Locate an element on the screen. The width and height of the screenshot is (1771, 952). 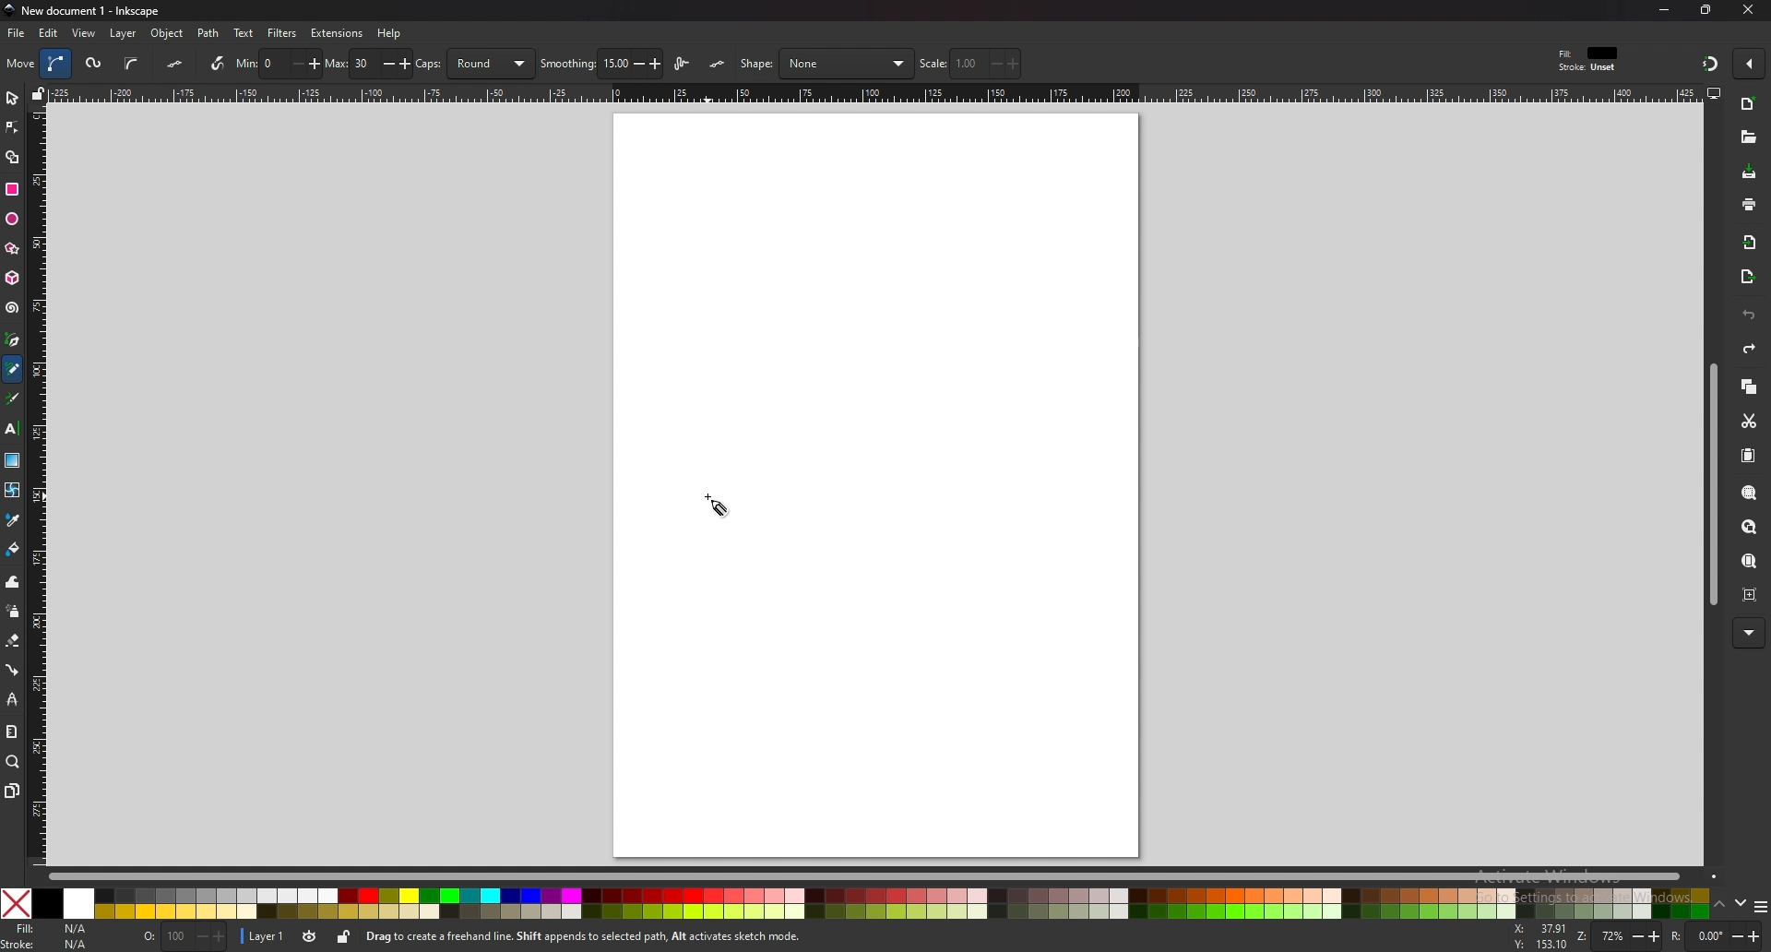
max is located at coordinates (369, 62).